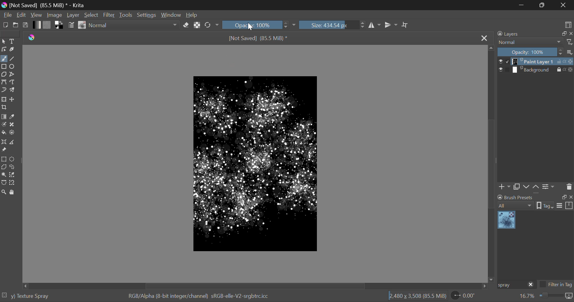  Describe the element at coordinates (491, 163) in the screenshot. I see `Scroll Bar` at that location.